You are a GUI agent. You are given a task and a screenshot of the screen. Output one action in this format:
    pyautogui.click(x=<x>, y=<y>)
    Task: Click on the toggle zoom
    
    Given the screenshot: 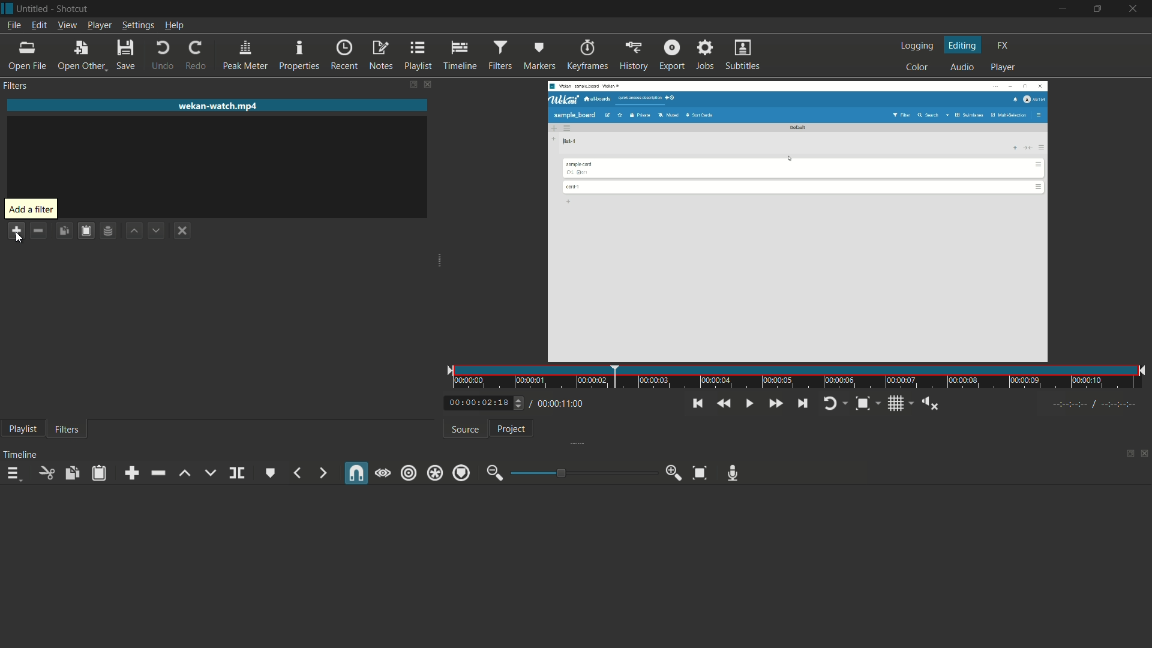 What is the action you would take?
    pyautogui.click(x=862, y=404)
    